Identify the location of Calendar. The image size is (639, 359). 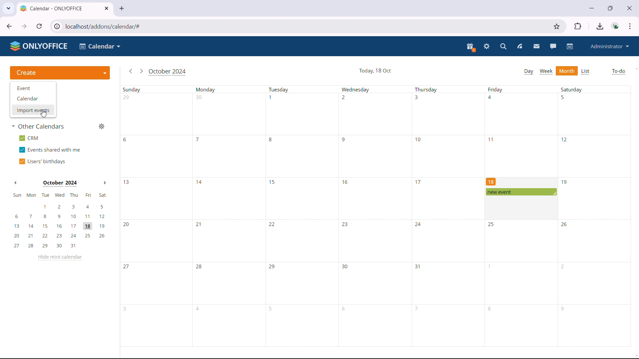
(101, 46).